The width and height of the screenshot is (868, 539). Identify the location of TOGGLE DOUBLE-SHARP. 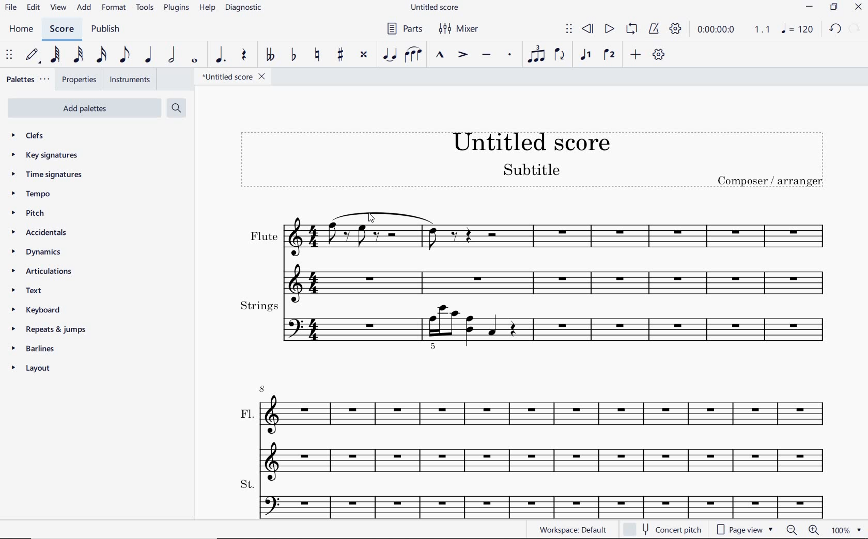
(364, 55).